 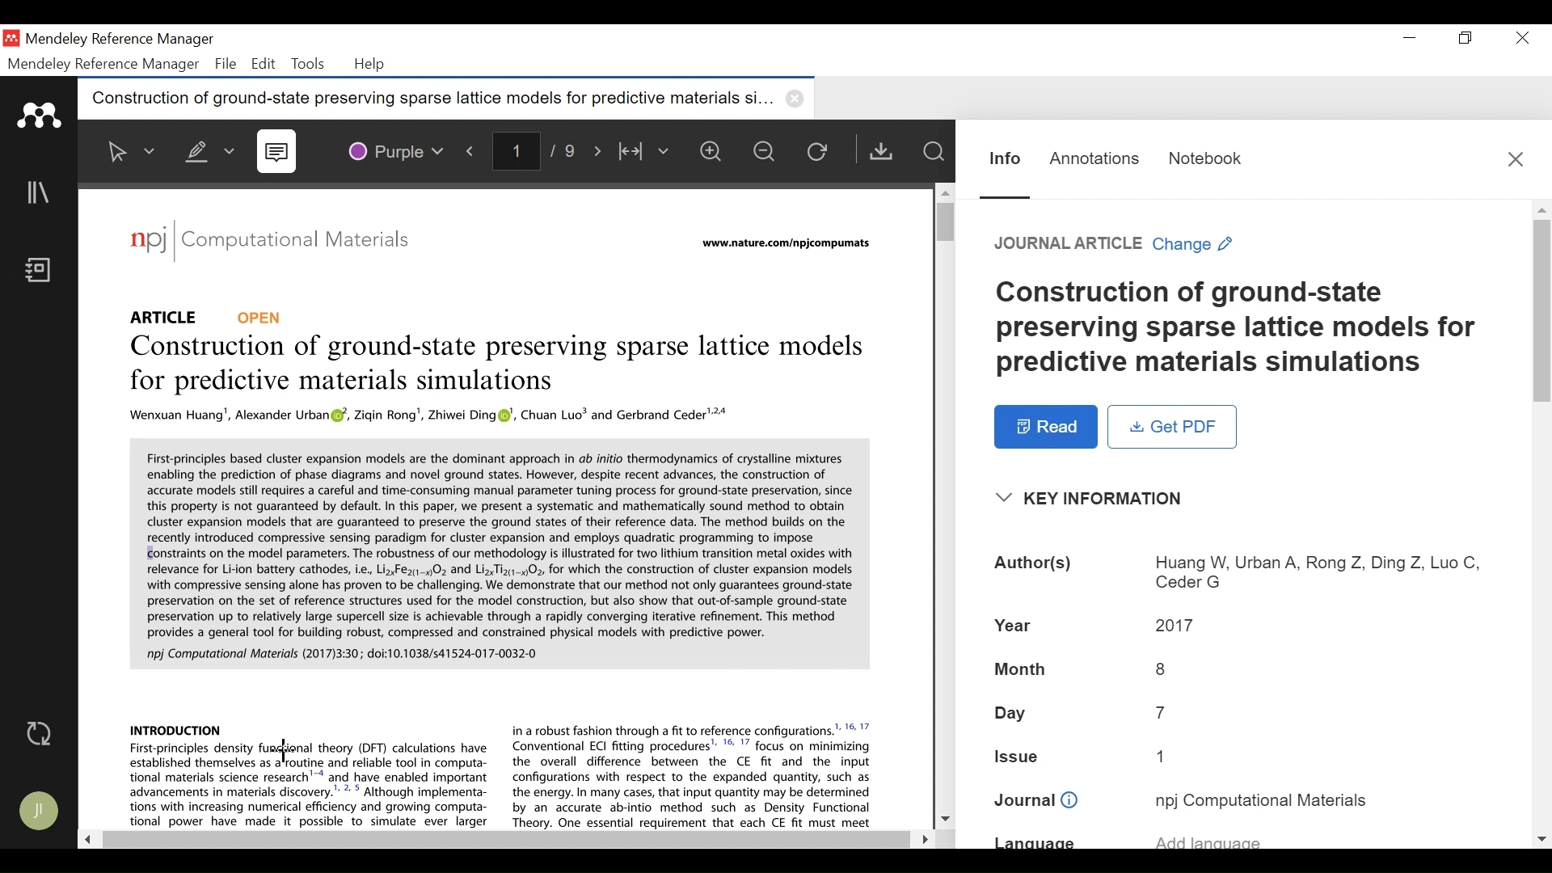 What do you see at coordinates (89, 841) in the screenshot?
I see `Scroll Left` at bounding box center [89, 841].